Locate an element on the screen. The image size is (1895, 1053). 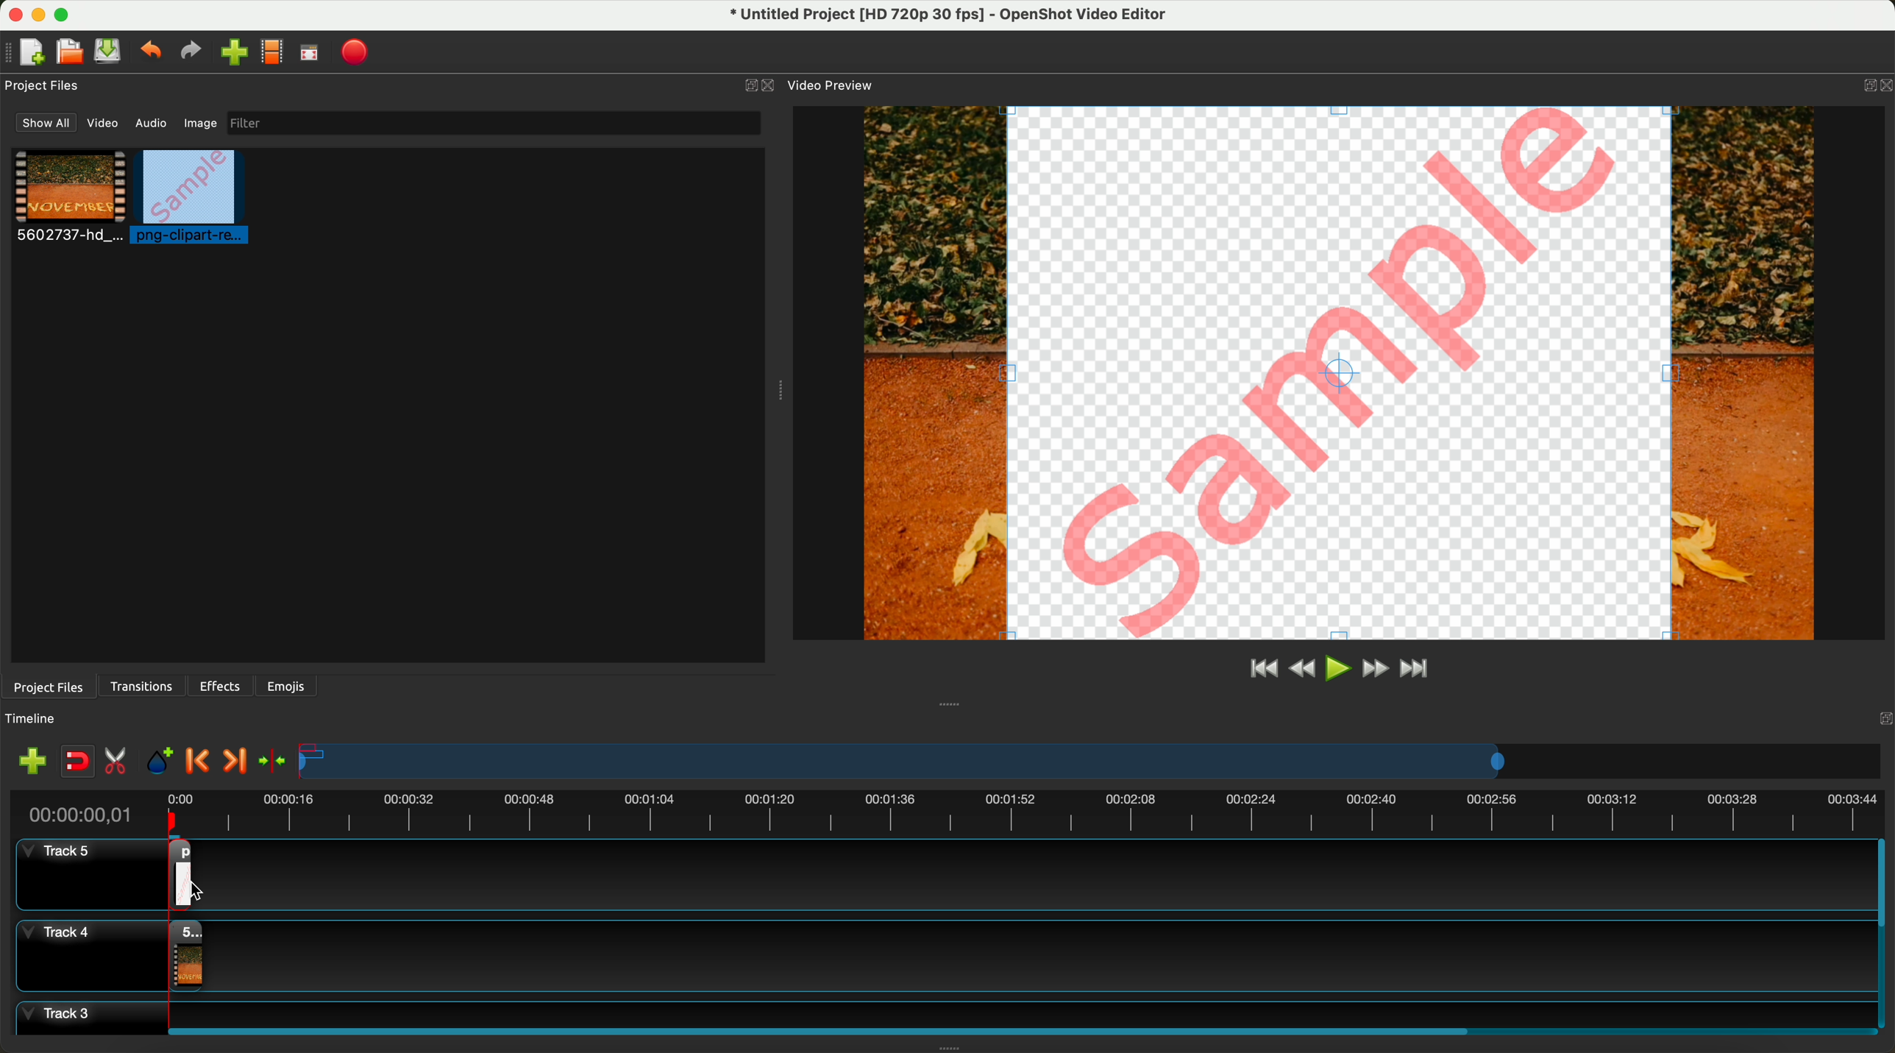
click for drag to action is located at coordinates (208, 888).